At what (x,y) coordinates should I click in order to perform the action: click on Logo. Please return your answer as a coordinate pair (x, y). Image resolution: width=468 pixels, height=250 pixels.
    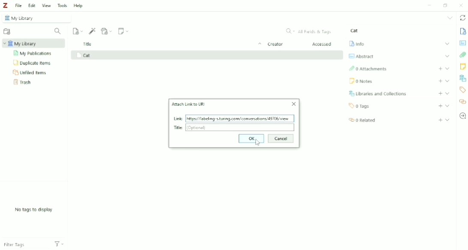
    Looking at the image, I should click on (5, 5).